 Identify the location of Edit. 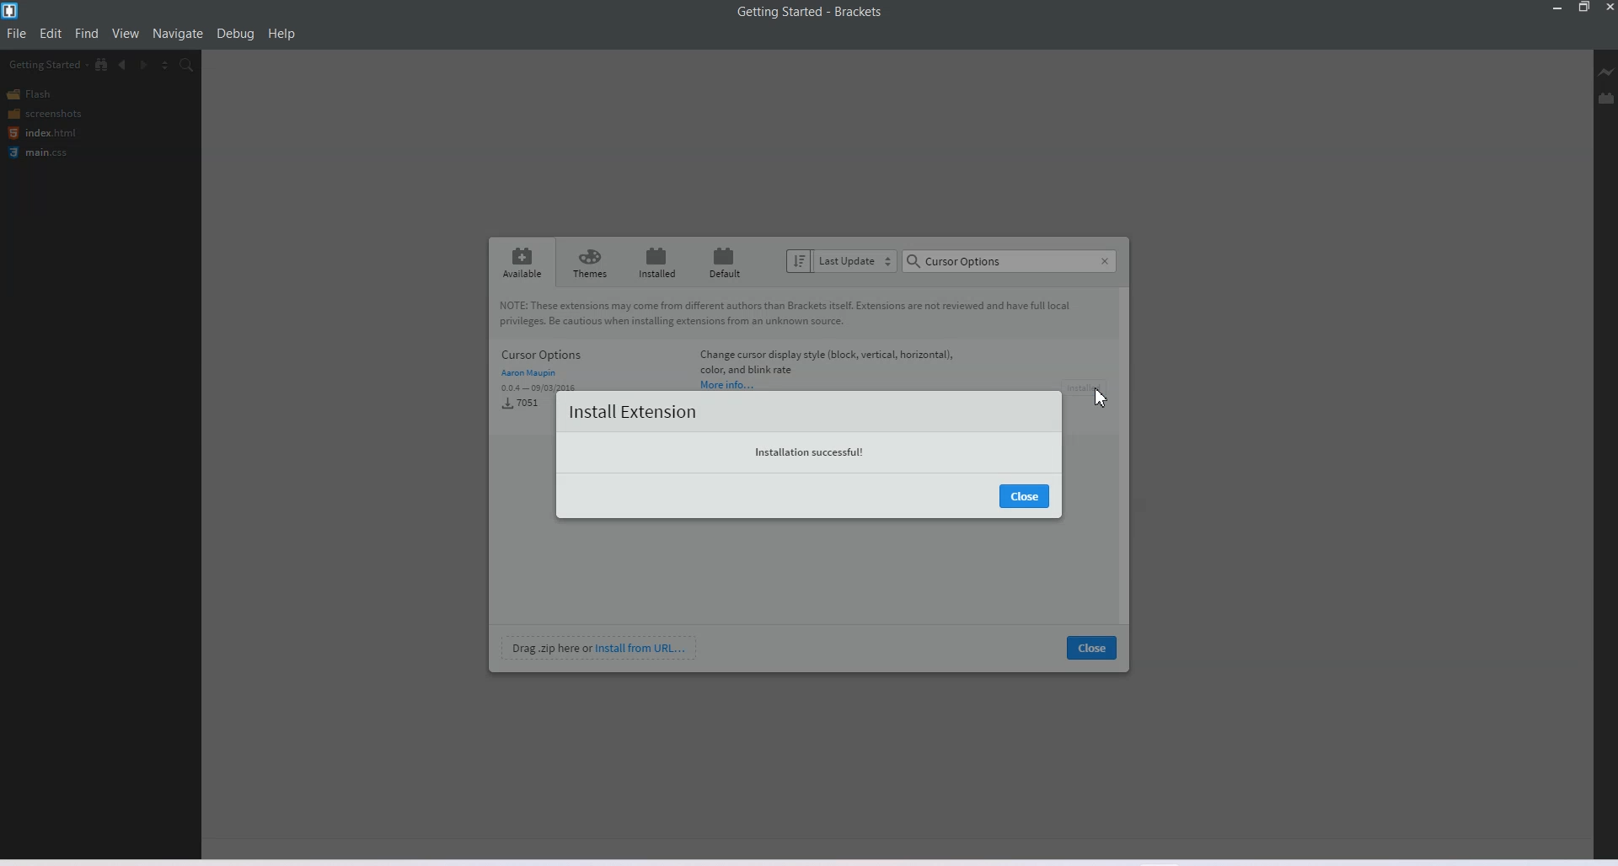
(51, 34).